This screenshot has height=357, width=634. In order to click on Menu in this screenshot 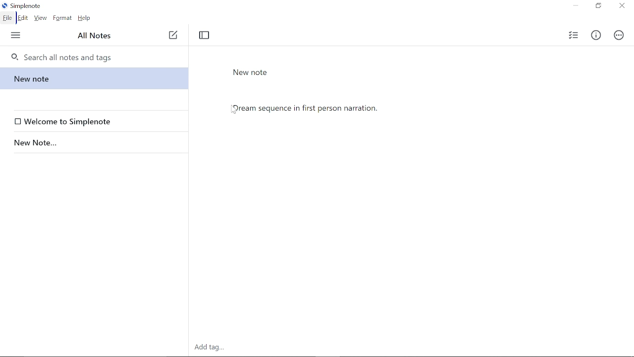, I will do `click(15, 36)`.